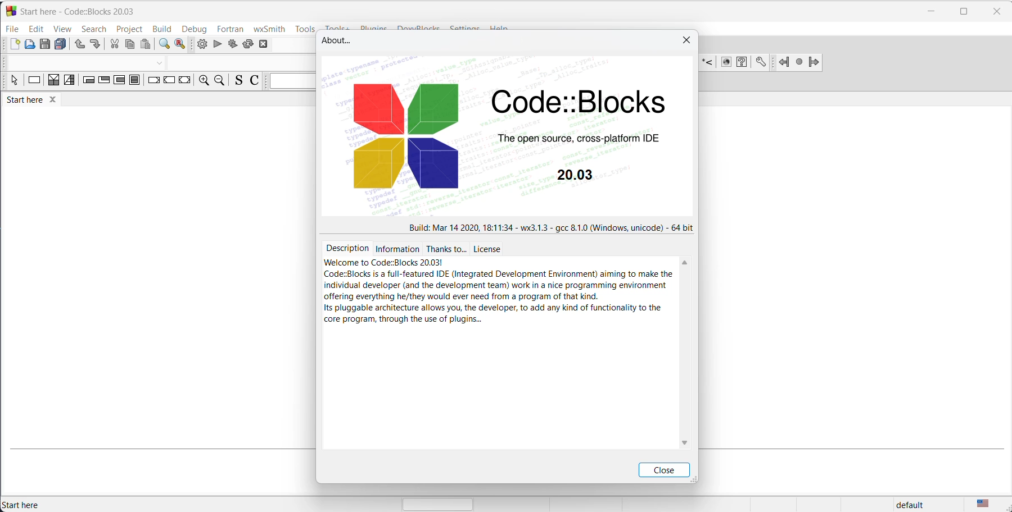 The image size is (1012, 512). I want to click on start here, so click(35, 100).